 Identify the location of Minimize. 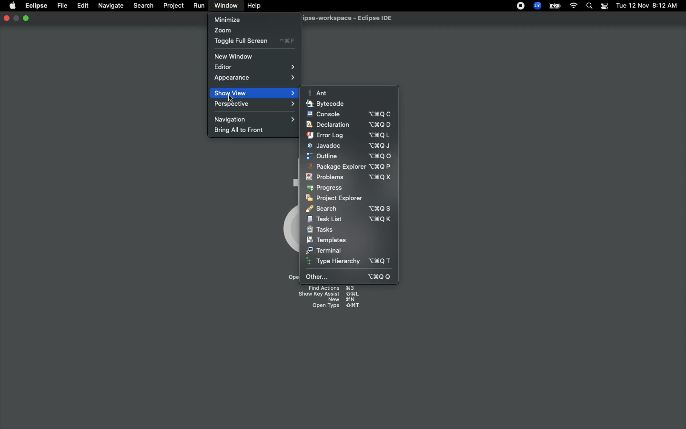
(227, 19).